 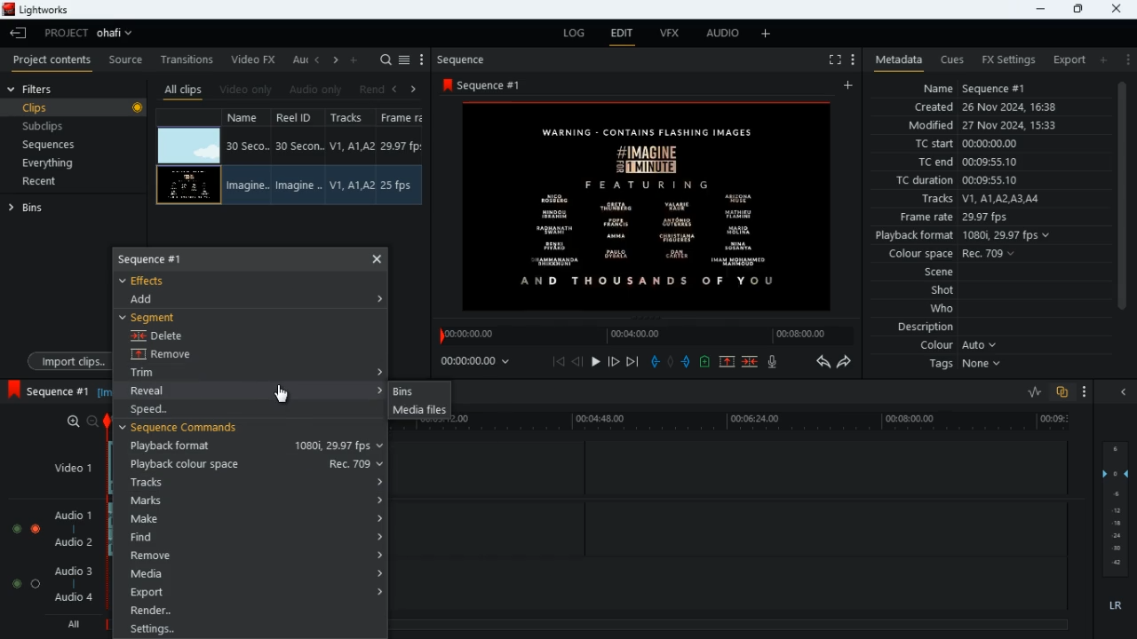 What do you see at coordinates (1110, 606) in the screenshot?
I see `lr` at bounding box center [1110, 606].